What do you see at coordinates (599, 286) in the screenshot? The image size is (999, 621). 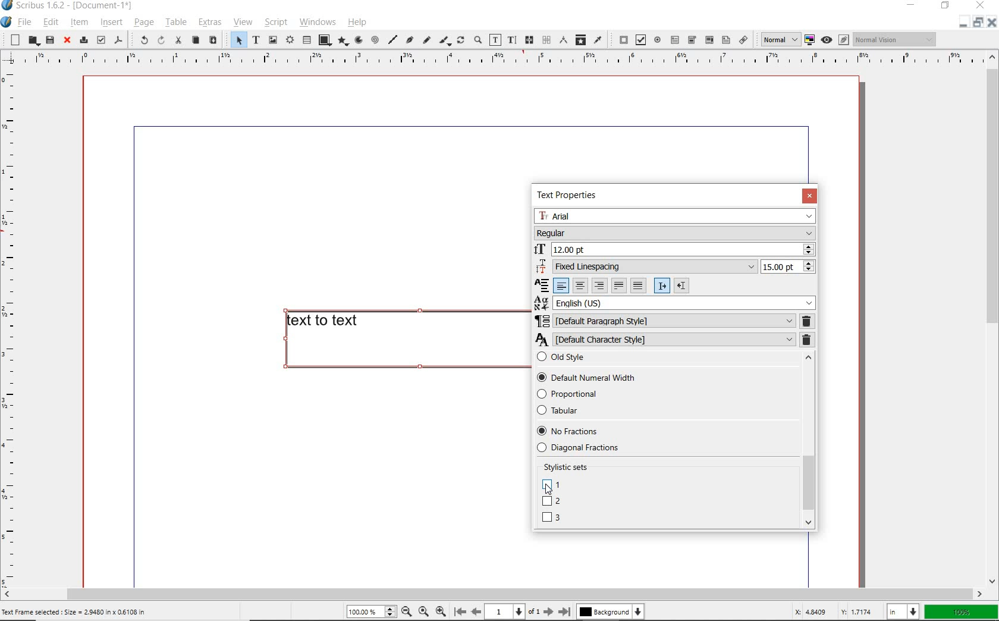 I see `Right align` at bounding box center [599, 286].